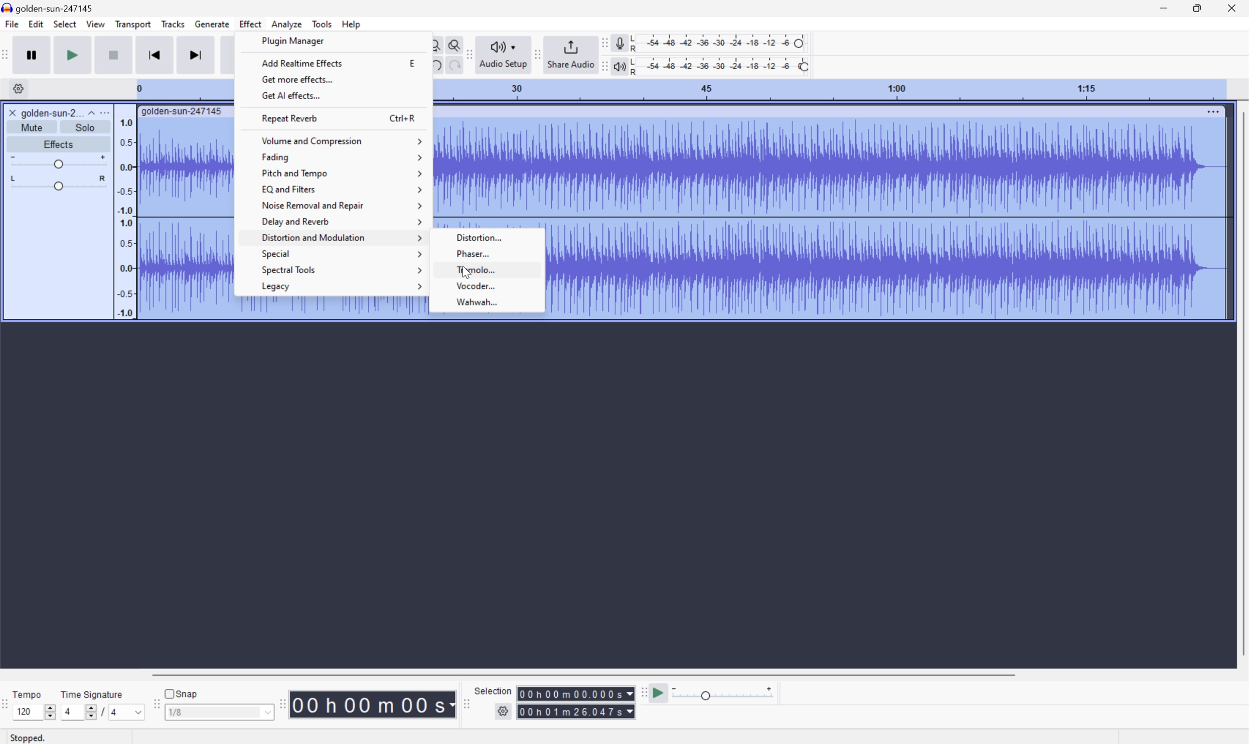 The width and height of the screenshot is (1249, 744). What do you see at coordinates (32, 127) in the screenshot?
I see `Mute` at bounding box center [32, 127].